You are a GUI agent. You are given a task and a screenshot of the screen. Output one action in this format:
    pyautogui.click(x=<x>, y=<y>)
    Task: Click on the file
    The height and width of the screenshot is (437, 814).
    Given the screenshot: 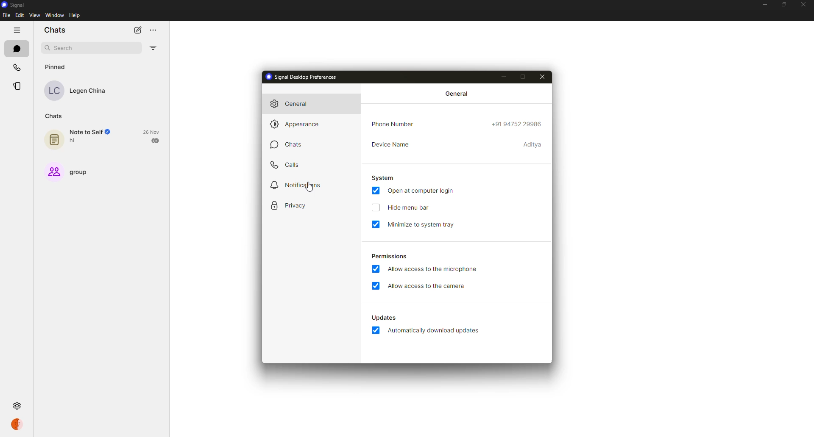 What is the action you would take?
    pyautogui.click(x=6, y=15)
    